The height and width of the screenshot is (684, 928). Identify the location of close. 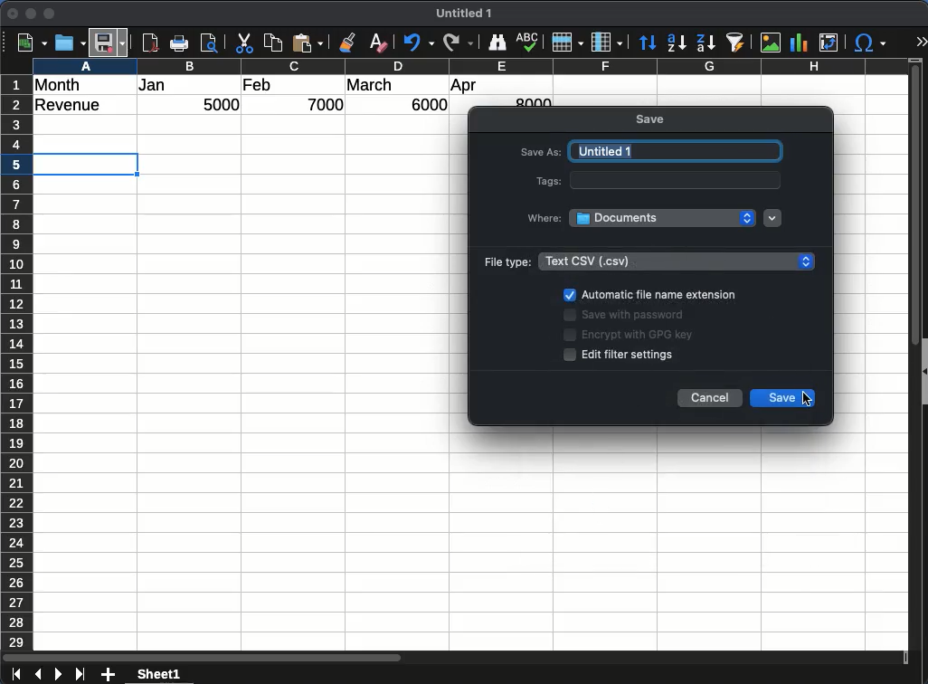
(14, 14).